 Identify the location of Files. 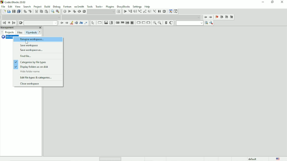
(20, 33).